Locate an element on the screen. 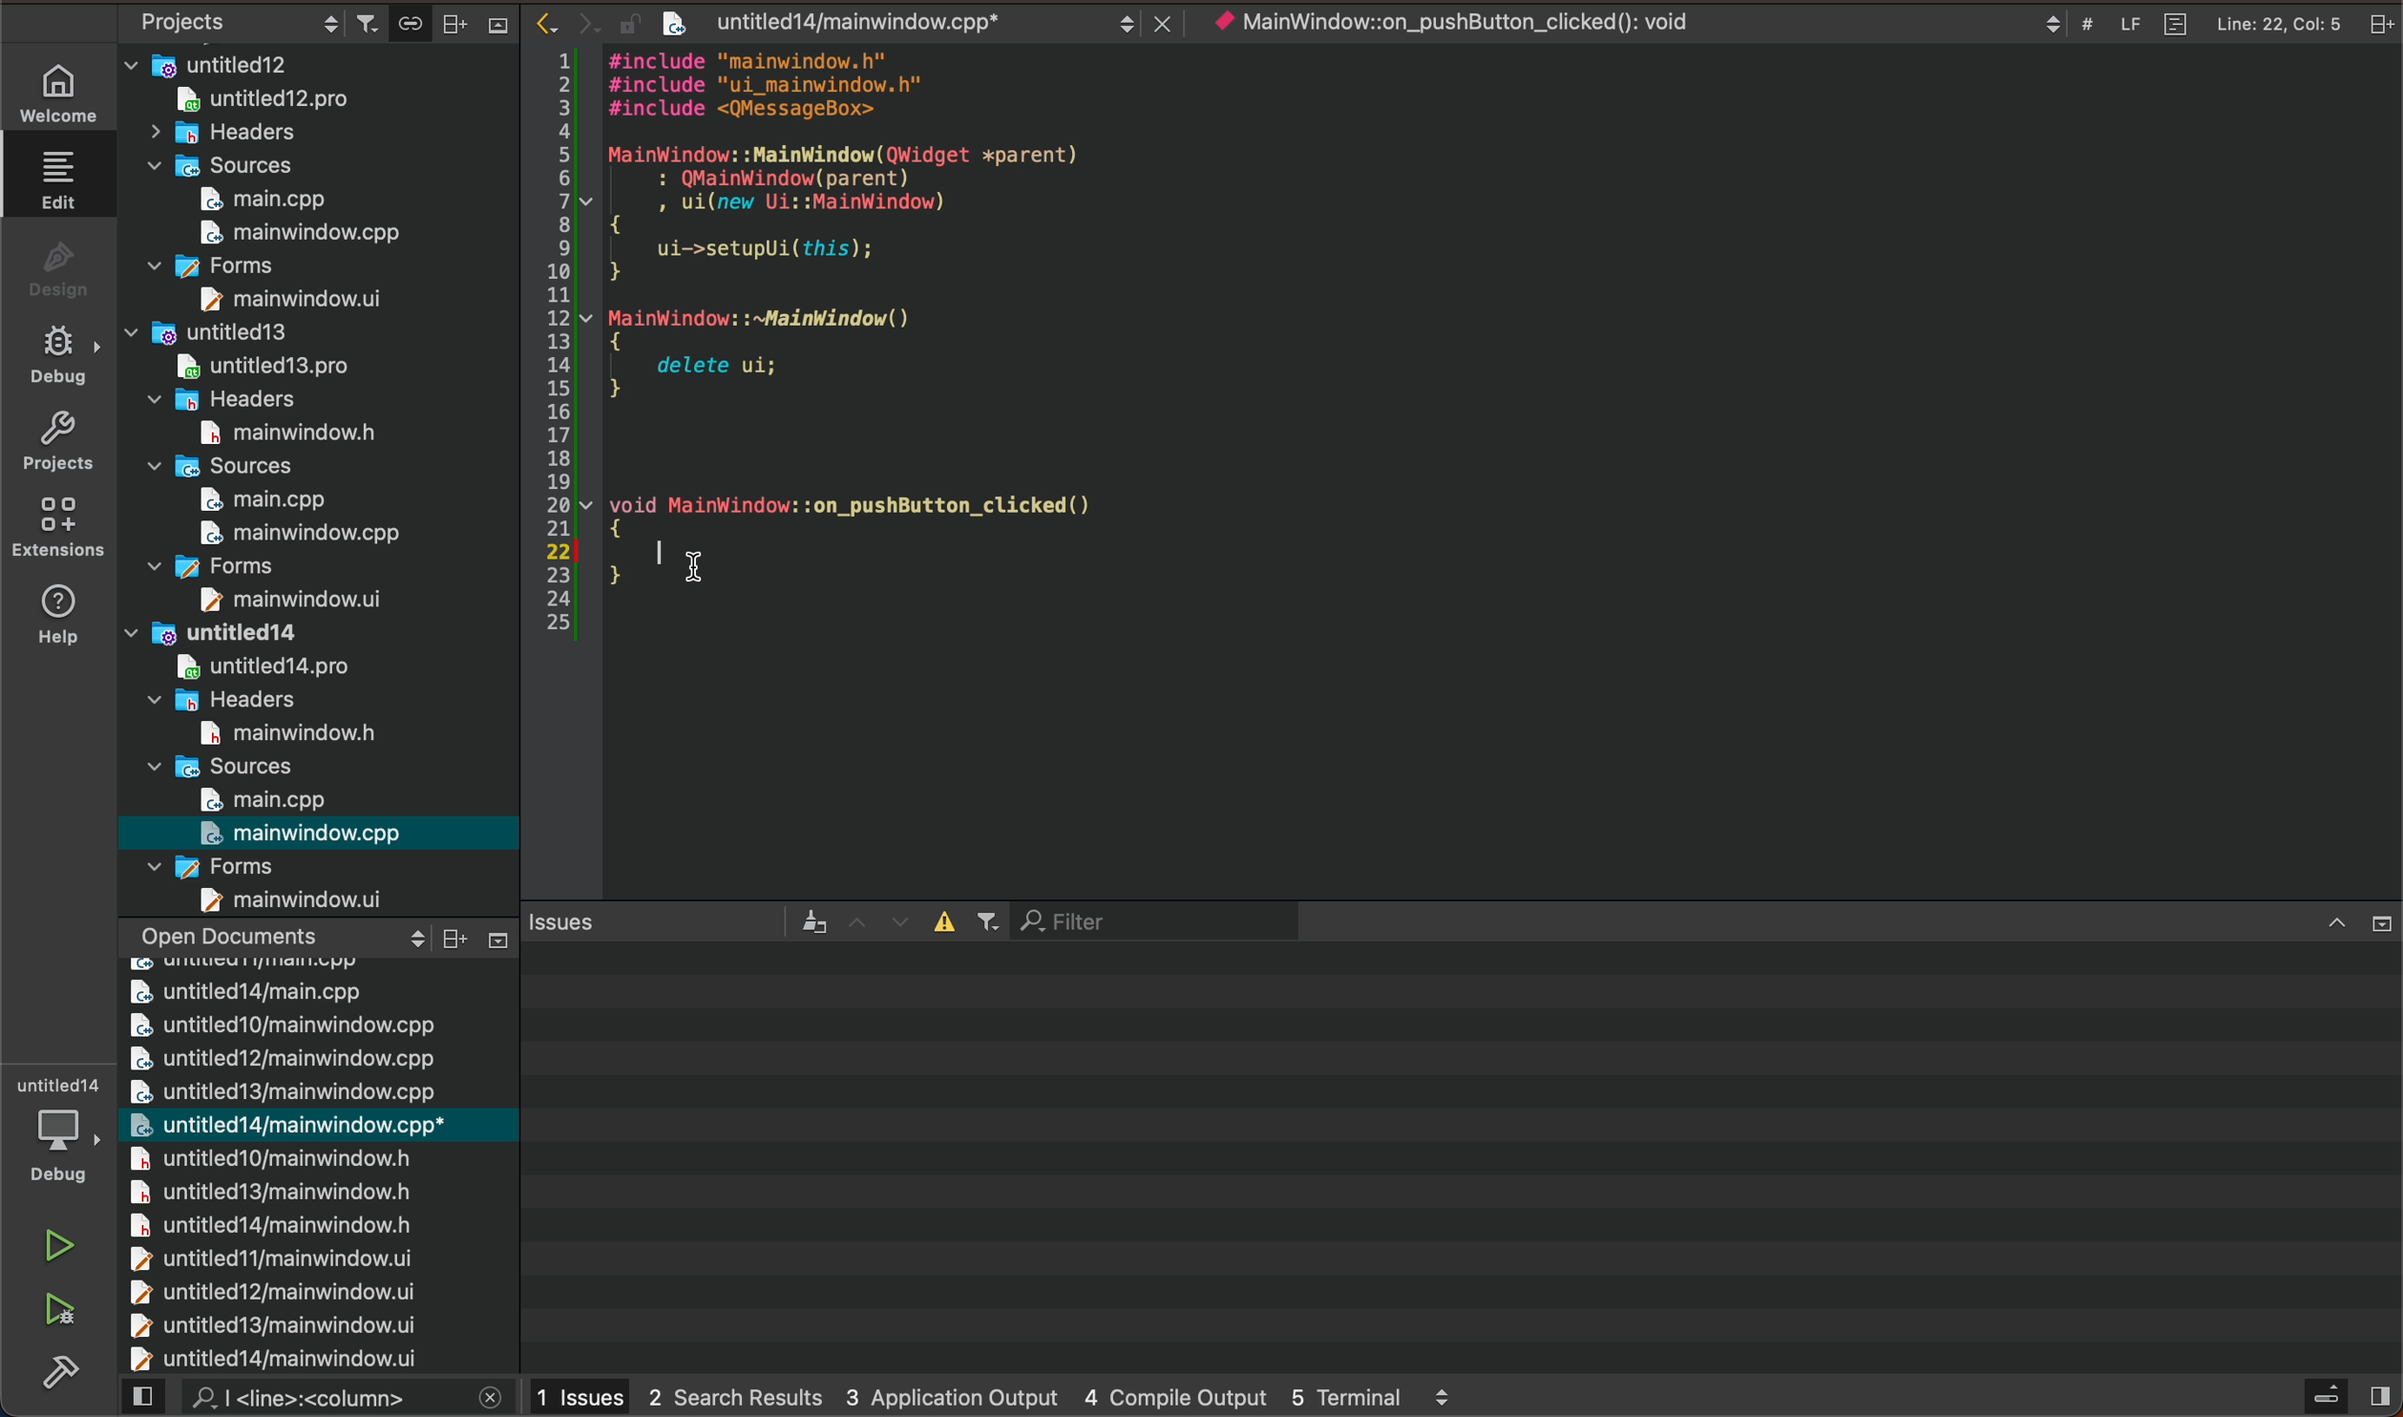  Extensions is located at coordinates (53, 527).